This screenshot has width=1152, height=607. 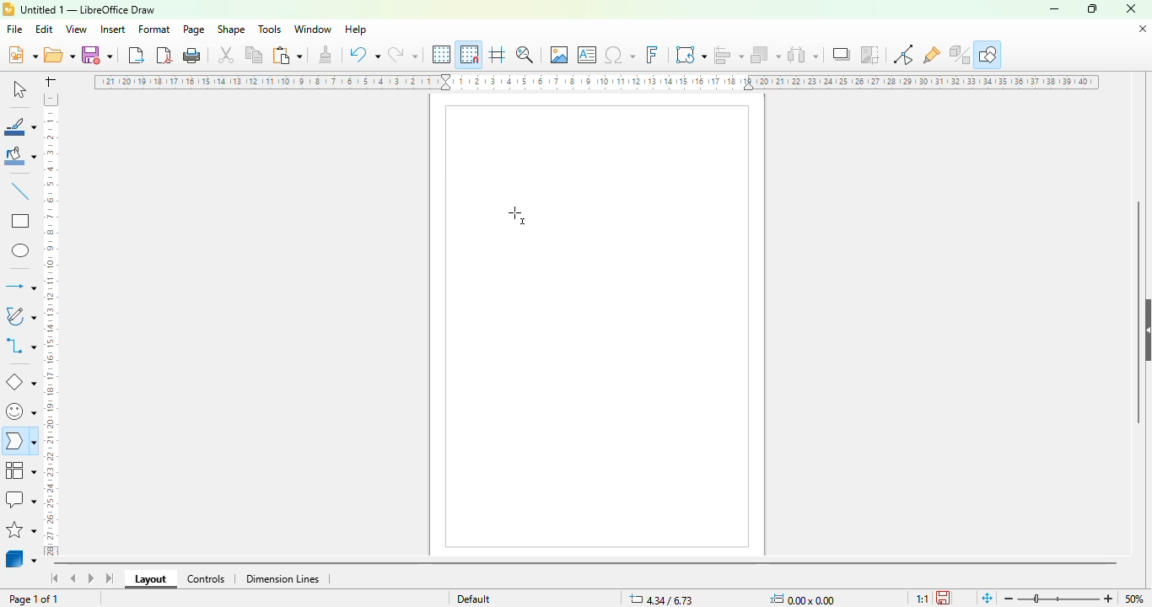 I want to click on edit, so click(x=44, y=30).